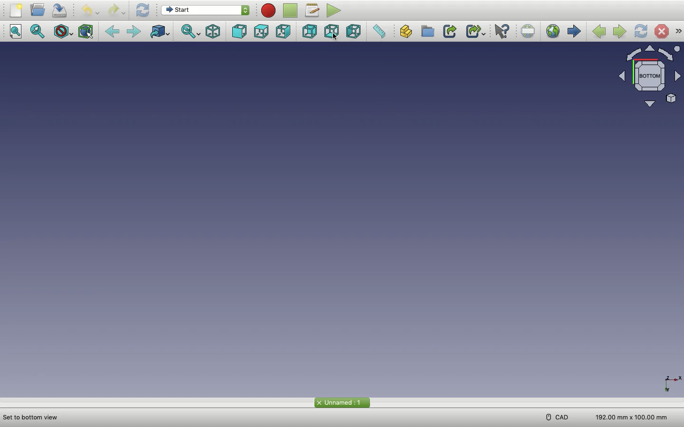  Describe the element at coordinates (529, 31) in the screenshot. I see `Set URL` at that location.